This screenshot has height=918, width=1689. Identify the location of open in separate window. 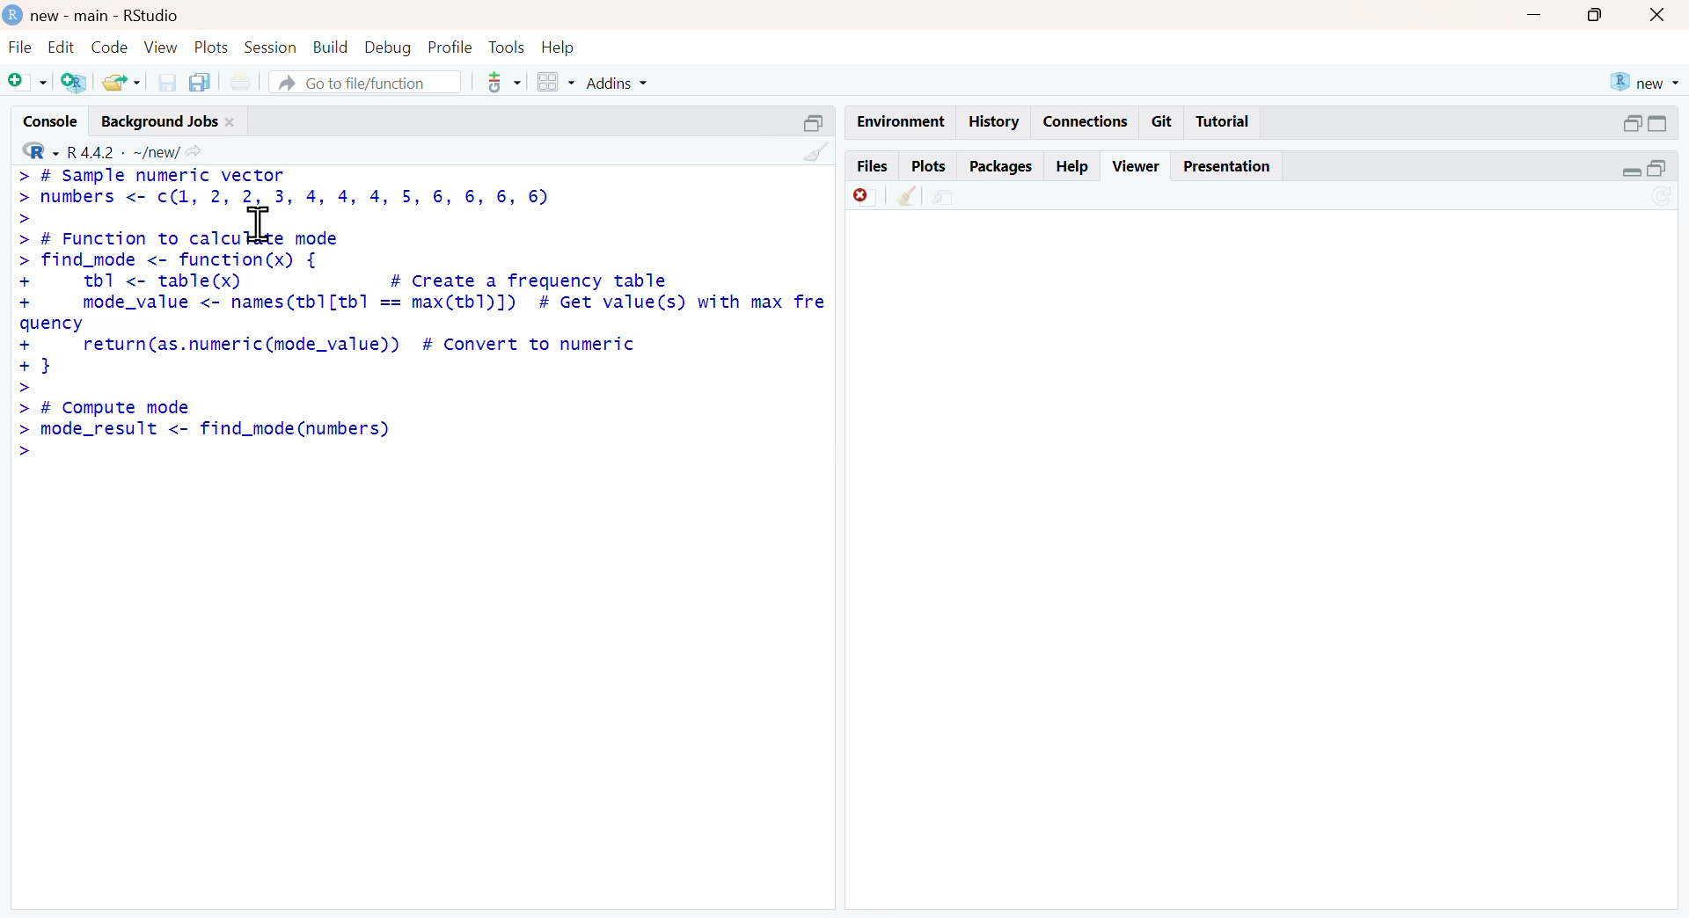
(1656, 167).